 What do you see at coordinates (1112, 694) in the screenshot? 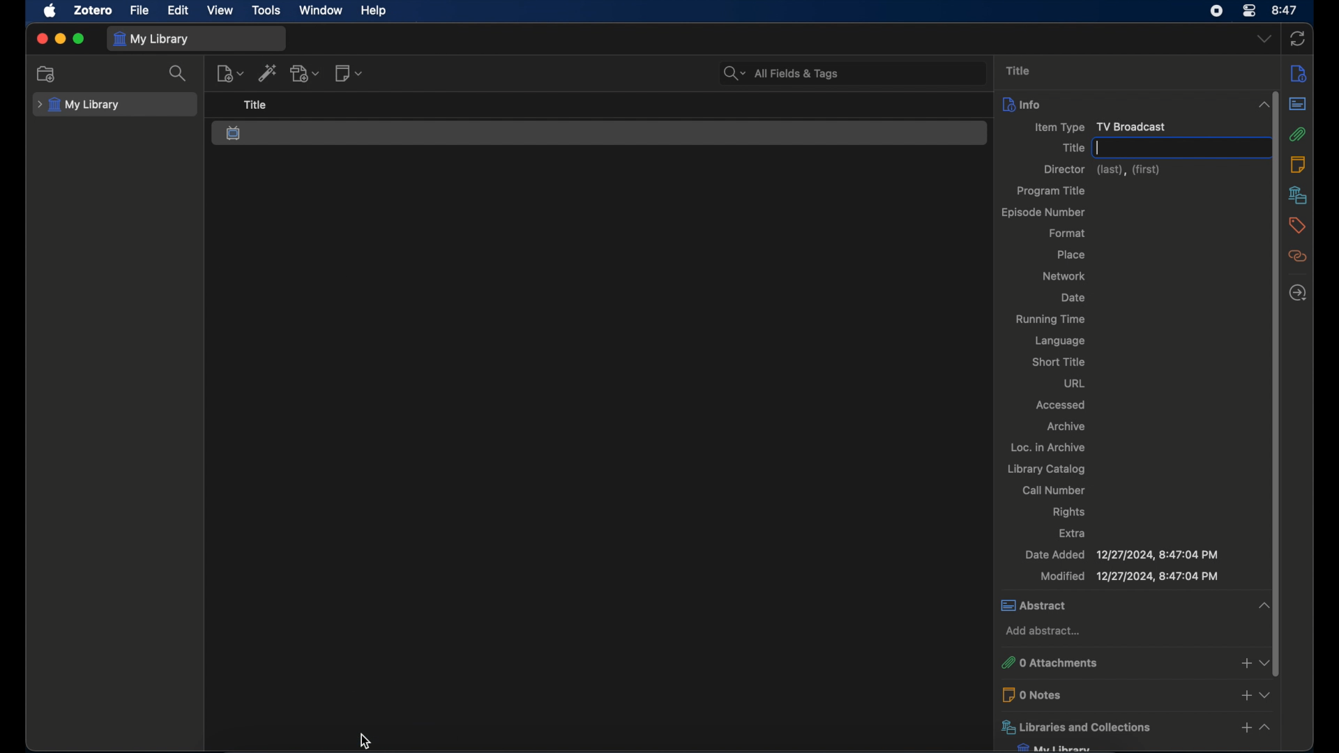
I see `0 notes` at bounding box center [1112, 694].